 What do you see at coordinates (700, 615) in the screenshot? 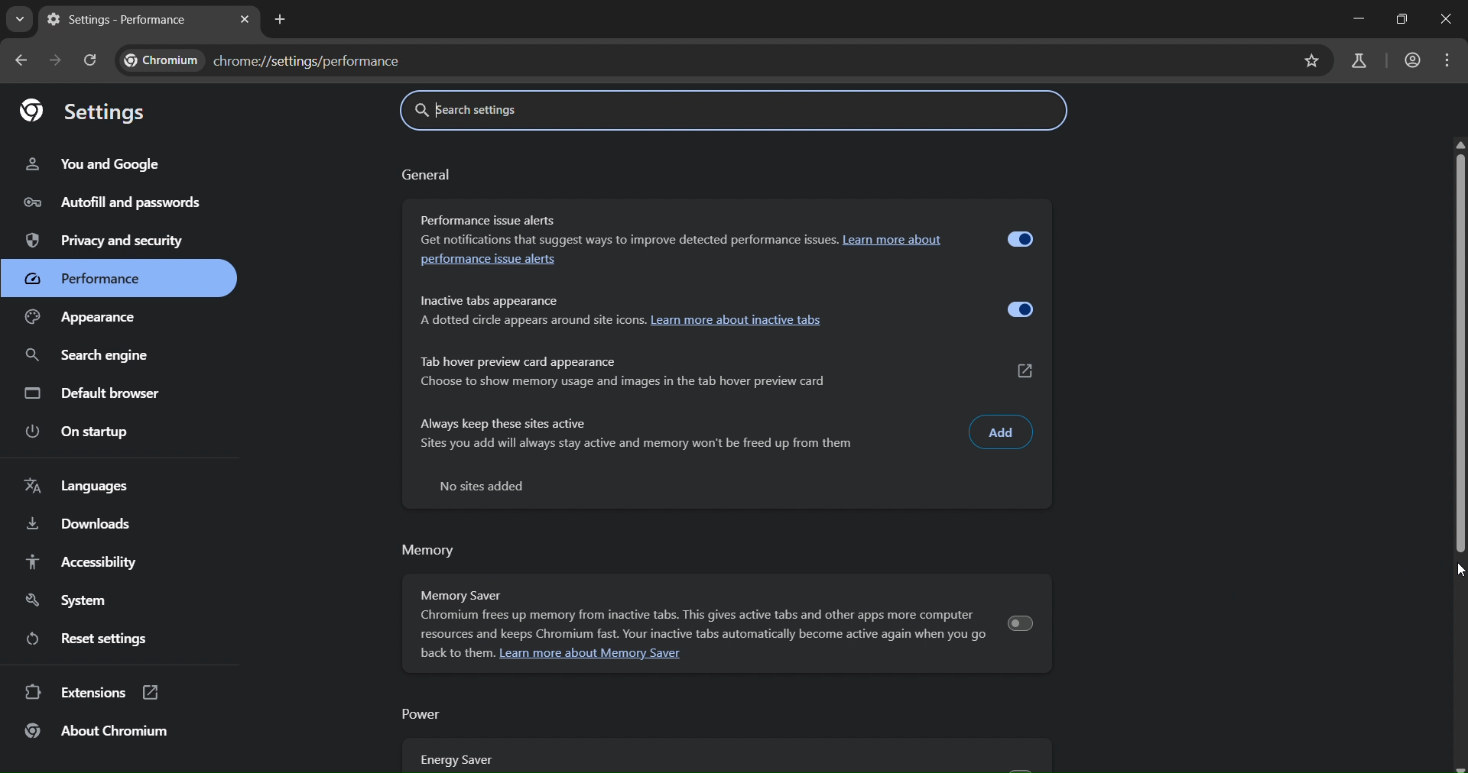
I see `Memory Saver
Chromium frees up memory from inactive tabs. This gives active tabs and other apps more computer
resources and keeps Chromium fast. Your inactive tabs automatically become active again when you go` at bounding box center [700, 615].